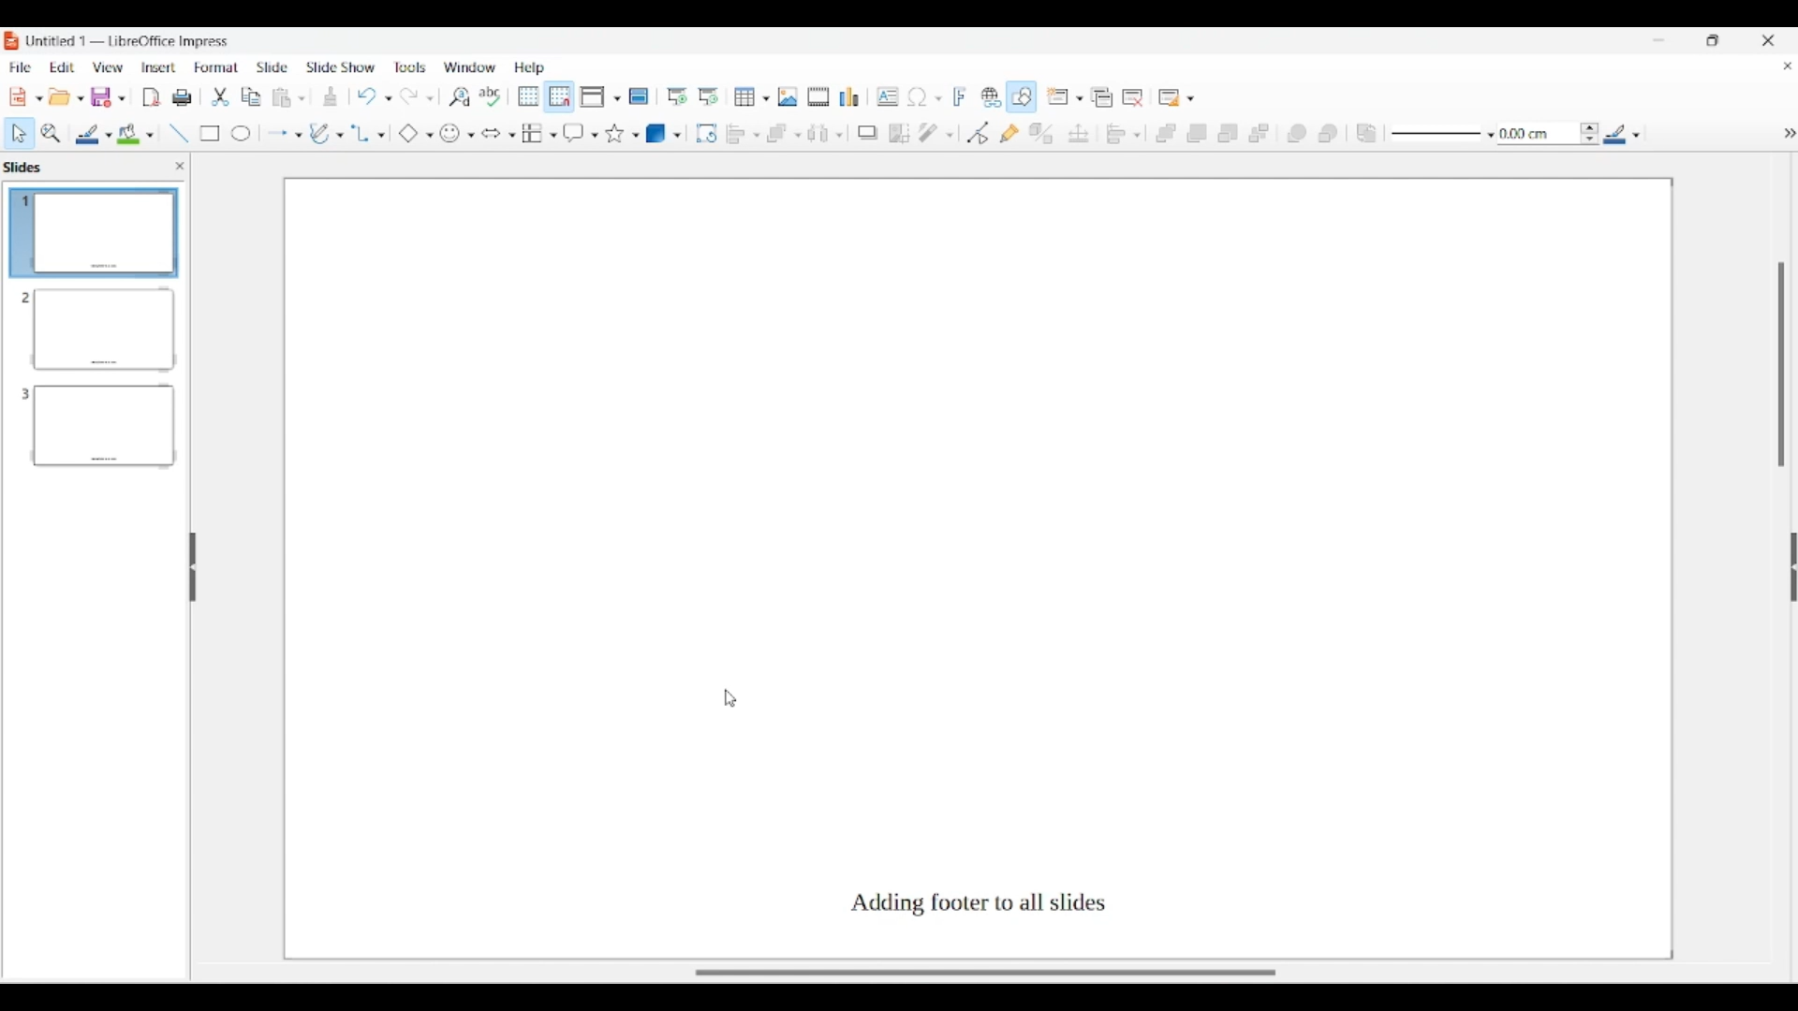  What do you see at coordinates (623, 134) in the screenshot?
I see `Star and banner options` at bounding box center [623, 134].